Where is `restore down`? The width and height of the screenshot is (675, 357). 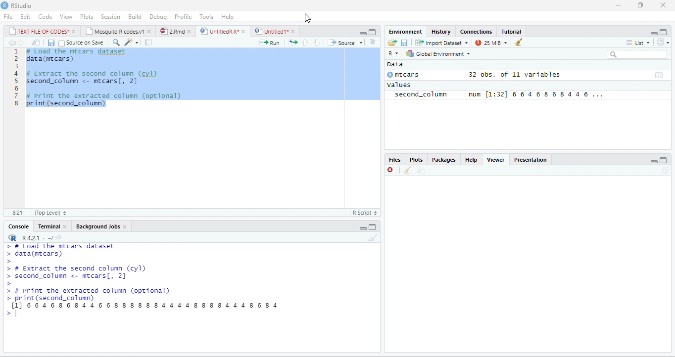
restore down is located at coordinates (639, 6).